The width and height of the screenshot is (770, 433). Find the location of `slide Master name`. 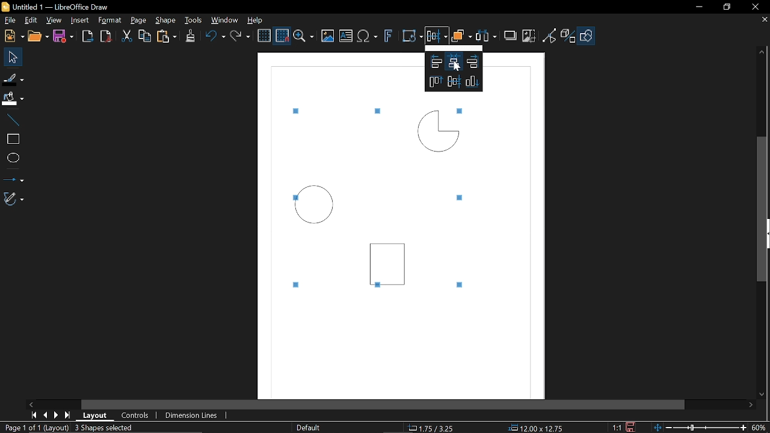

slide Master name is located at coordinates (309, 427).